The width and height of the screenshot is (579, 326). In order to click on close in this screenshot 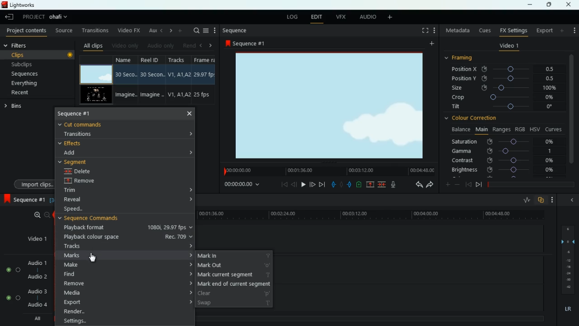, I will do `click(186, 113)`.